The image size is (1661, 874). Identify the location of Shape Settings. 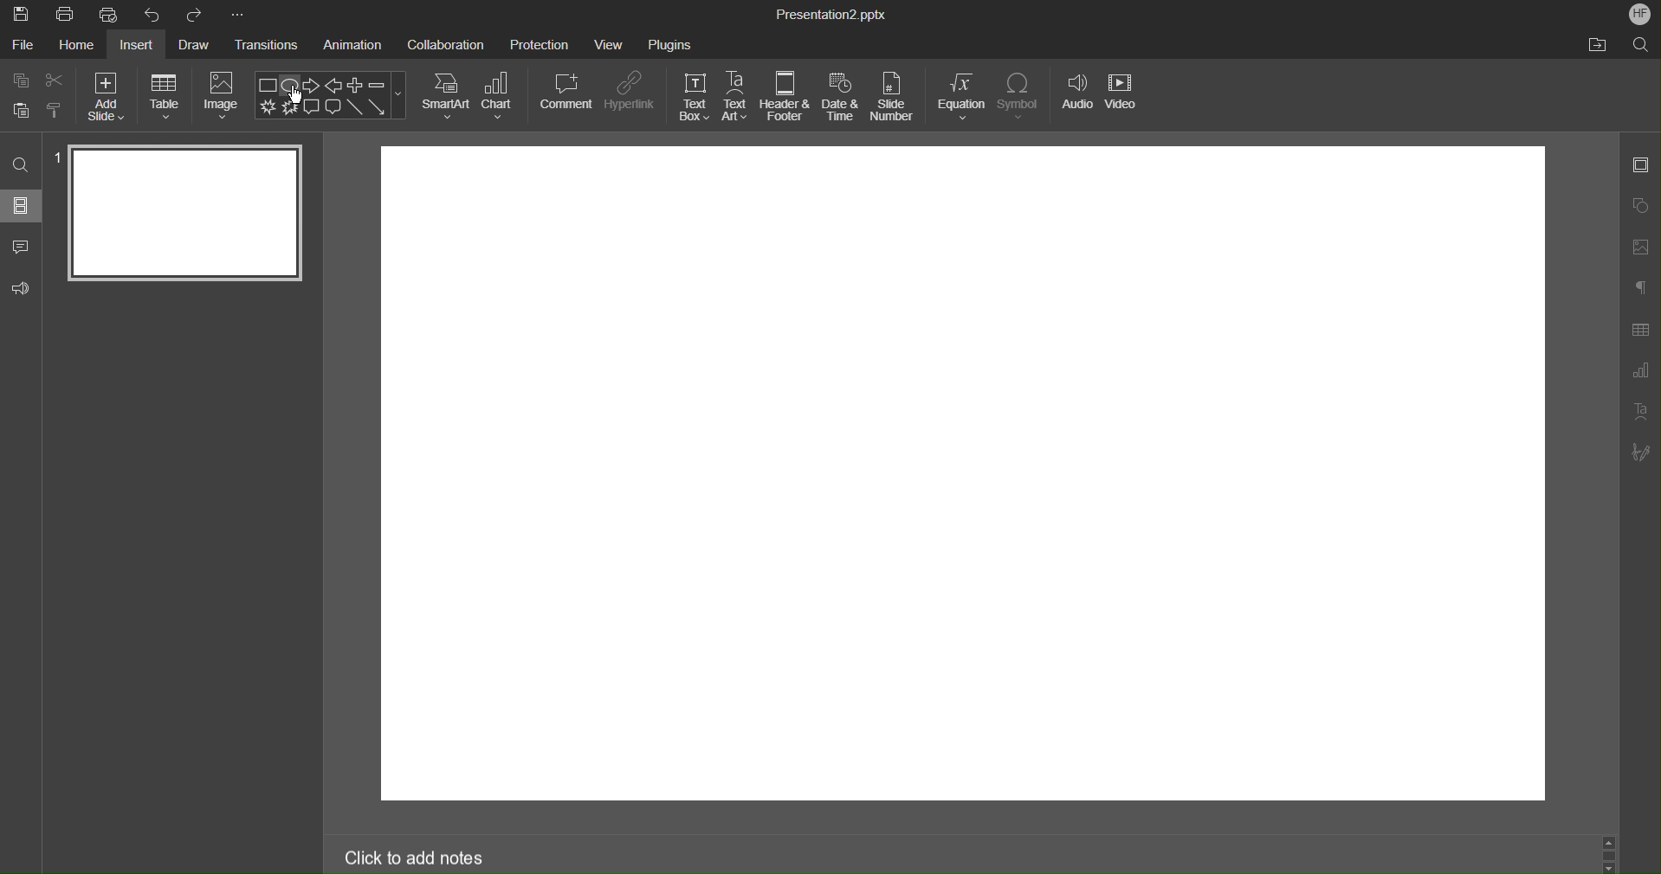
(1642, 204).